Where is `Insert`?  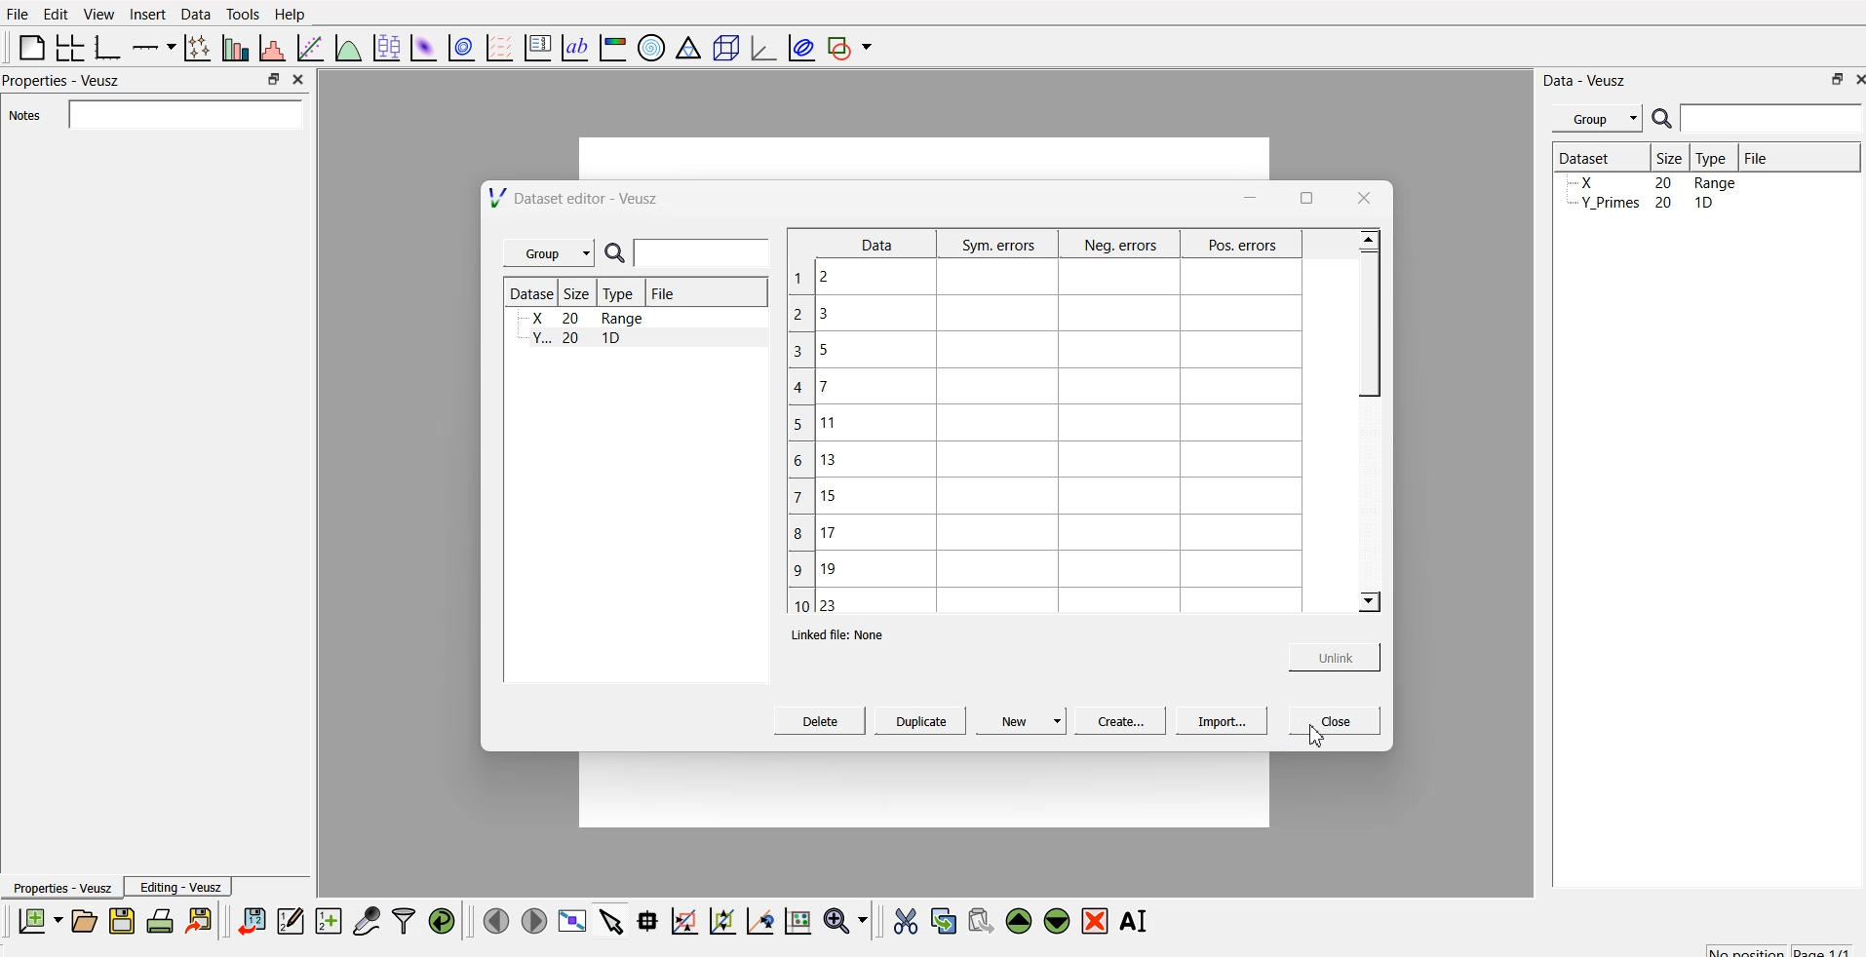 Insert is located at coordinates (147, 14).